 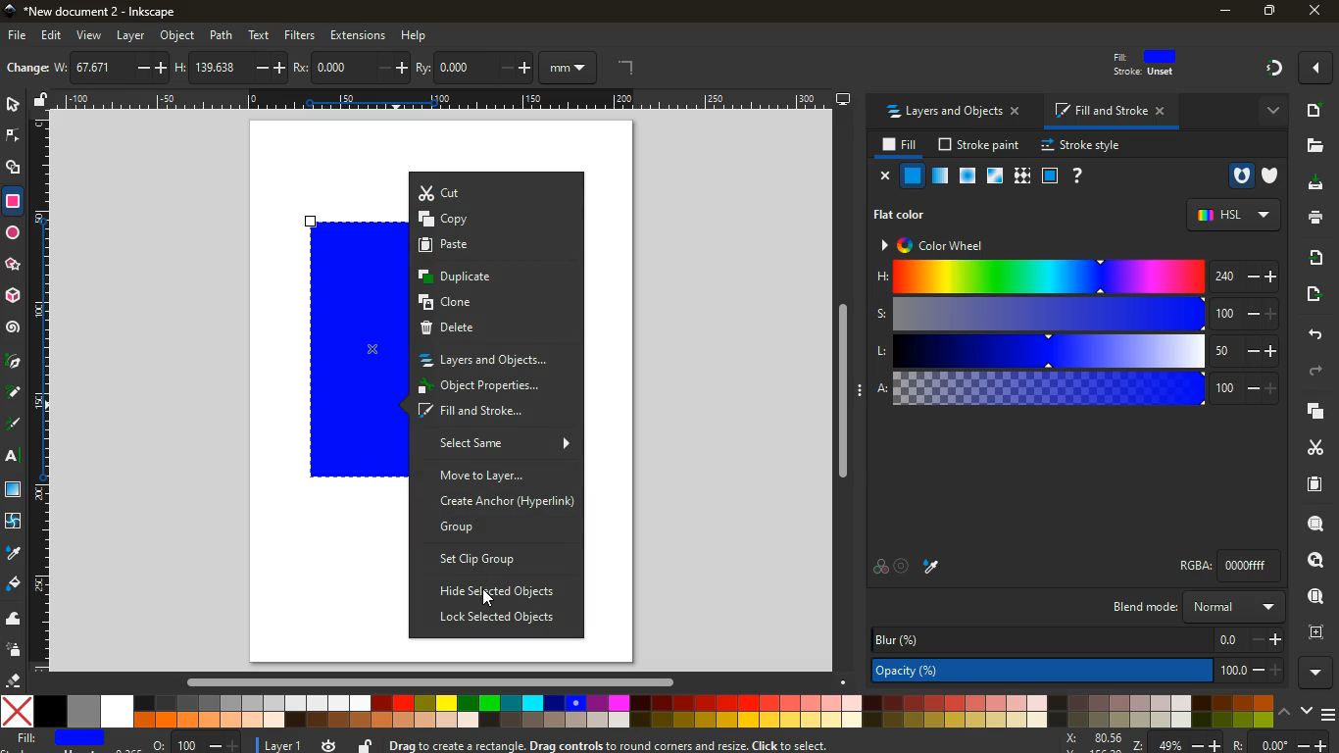 I want to click on opacity, so click(x=1078, y=669).